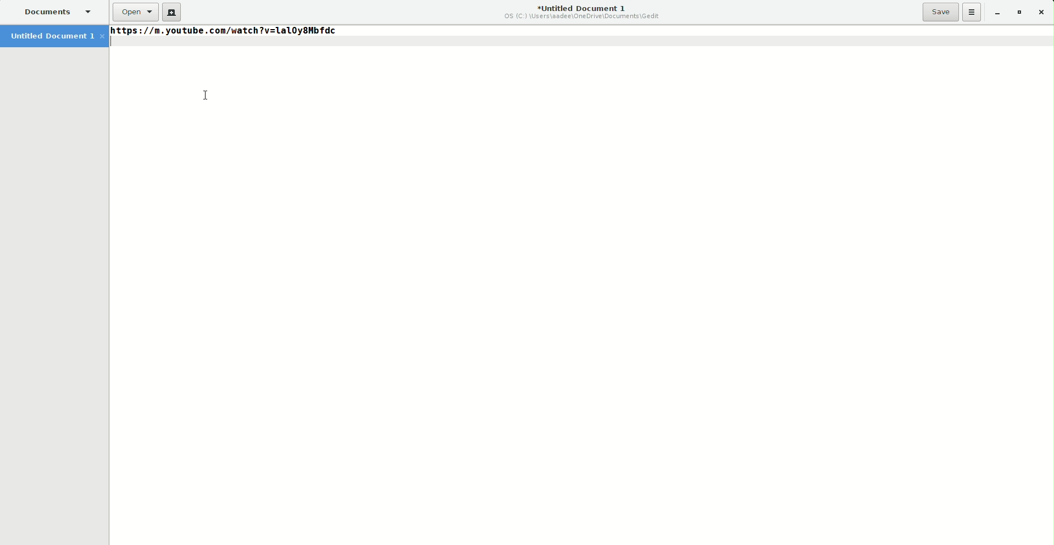  I want to click on Cursor, so click(207, 96).